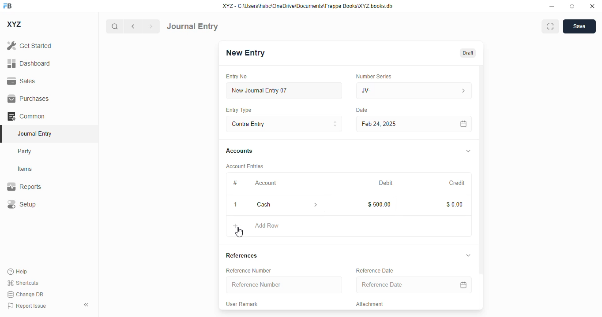 This screenshot has height=317, width=602. What do you see at coordinates (239, 151) in the screenshot?
I see `accounts` at bounding box center [239, 151].